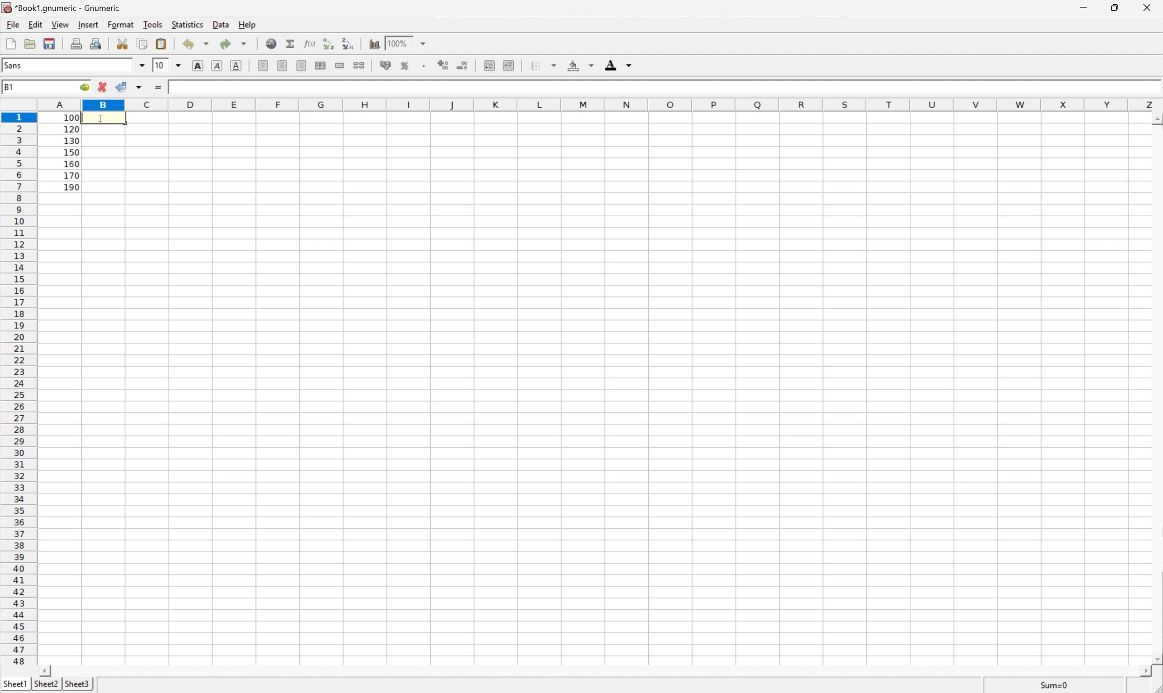 This screenshot has width=1163, height=693. What do you see at coordinates (406, 65) in the screenshot?
I see `Format the selection as percentage` at bounding box center [406, 65].